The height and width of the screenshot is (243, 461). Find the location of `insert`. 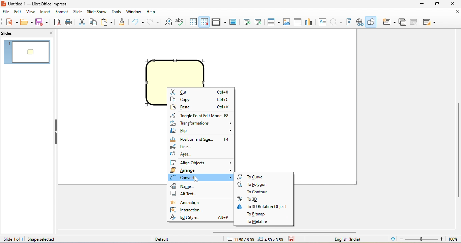

insert is located at coordinates (46, 12).